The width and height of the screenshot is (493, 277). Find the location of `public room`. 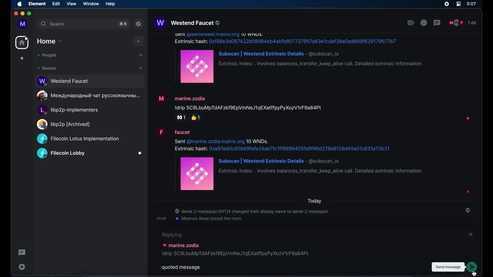

public room is located at coordinates (90, 81).